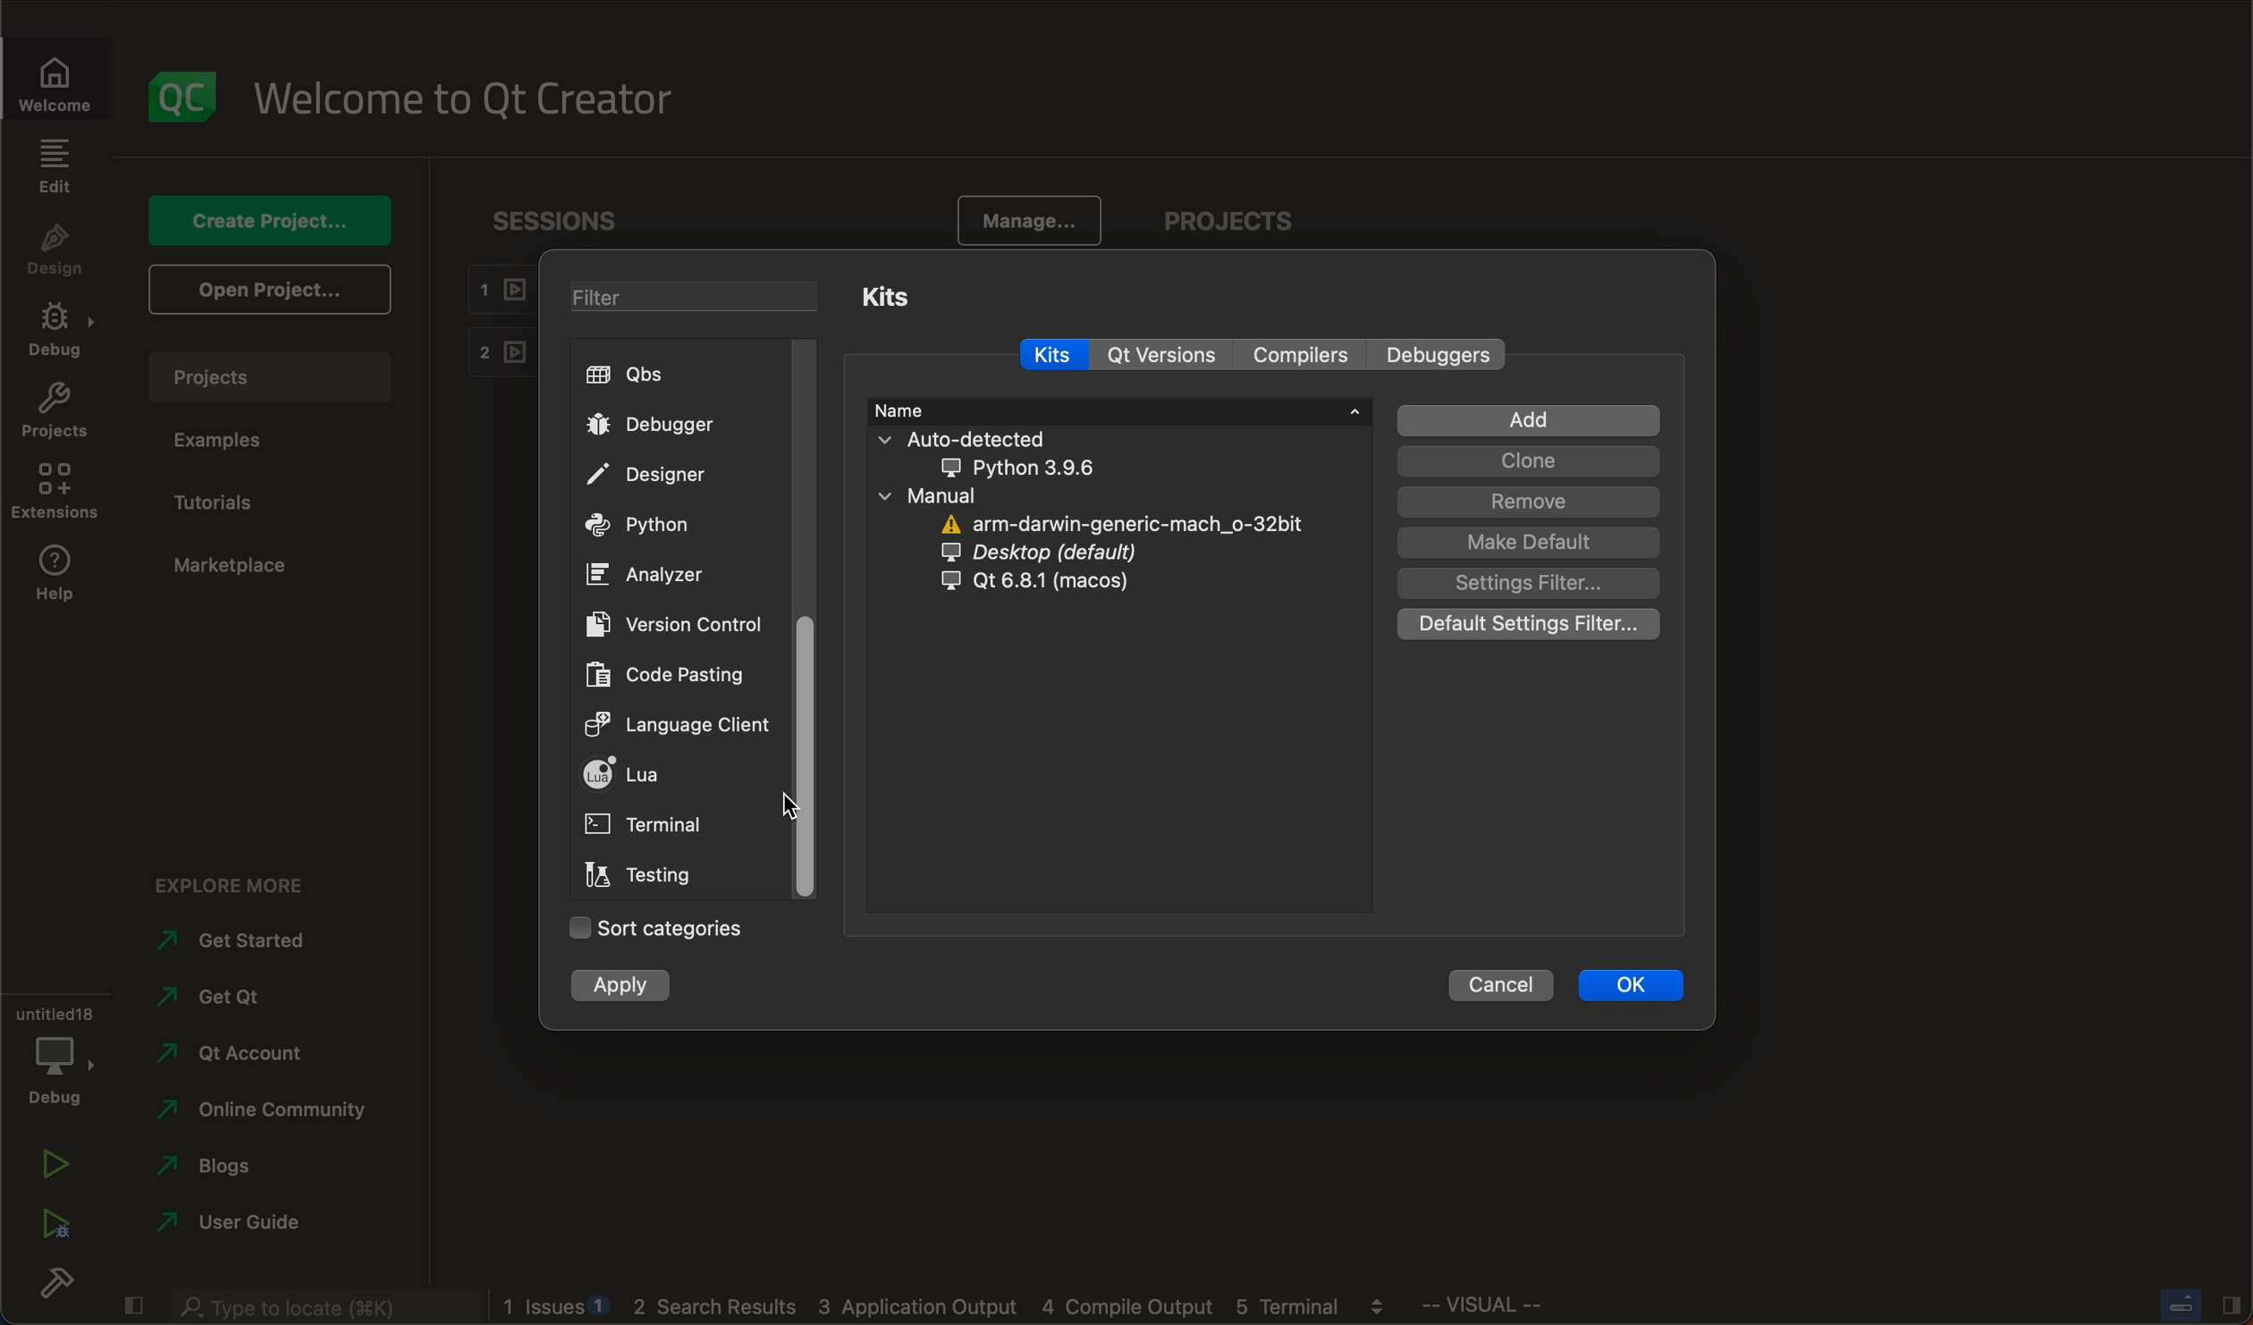 The width and height of the screenshot is (2253, 1325). I want to click on compilers, so click(1300, 353).